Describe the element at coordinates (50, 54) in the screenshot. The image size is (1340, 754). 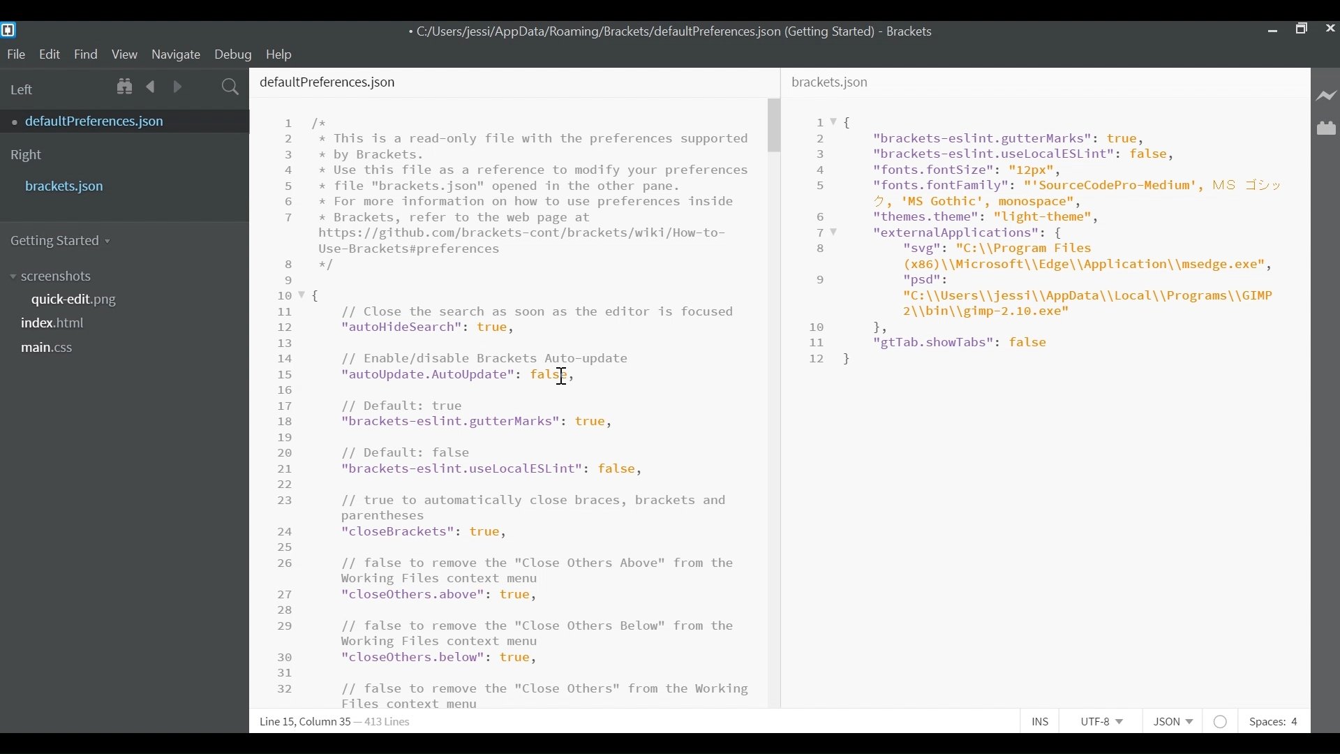
I see `Edit` at that location.